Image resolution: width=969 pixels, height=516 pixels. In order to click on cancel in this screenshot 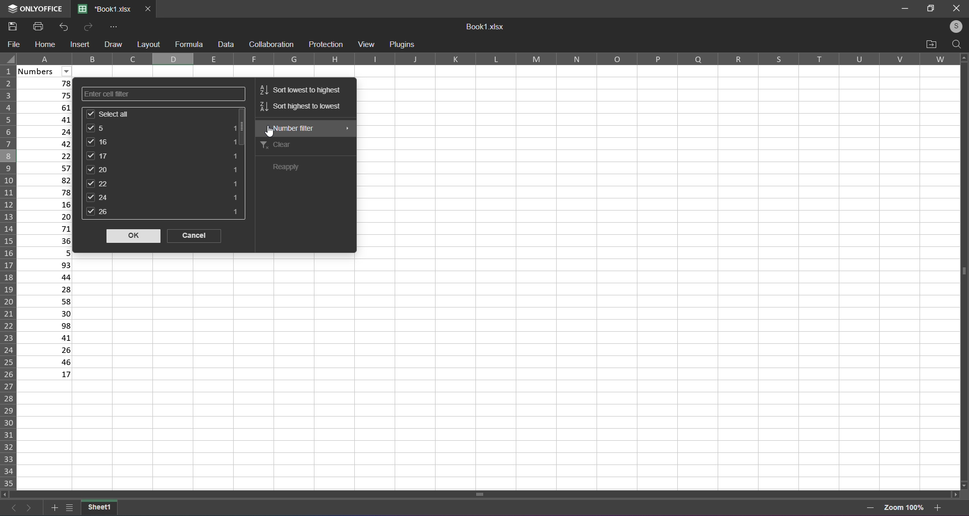, I will do `click(196, 237)`.